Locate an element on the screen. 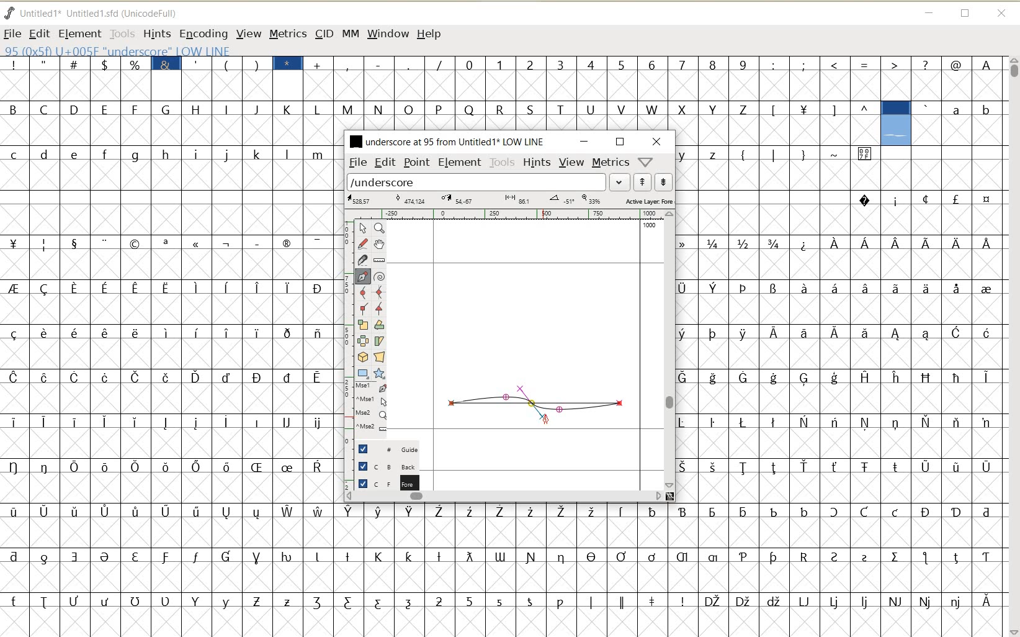 Image resolution: width=1020 pixels, height=637 pixels. GLYPHY INFO is located at coordinates (194, 50).